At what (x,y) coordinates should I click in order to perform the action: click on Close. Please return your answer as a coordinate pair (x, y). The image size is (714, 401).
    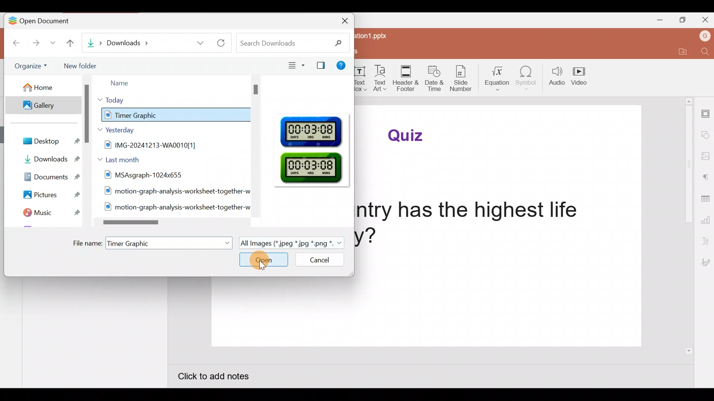
    Looking at the image, I should click on (705, 20).